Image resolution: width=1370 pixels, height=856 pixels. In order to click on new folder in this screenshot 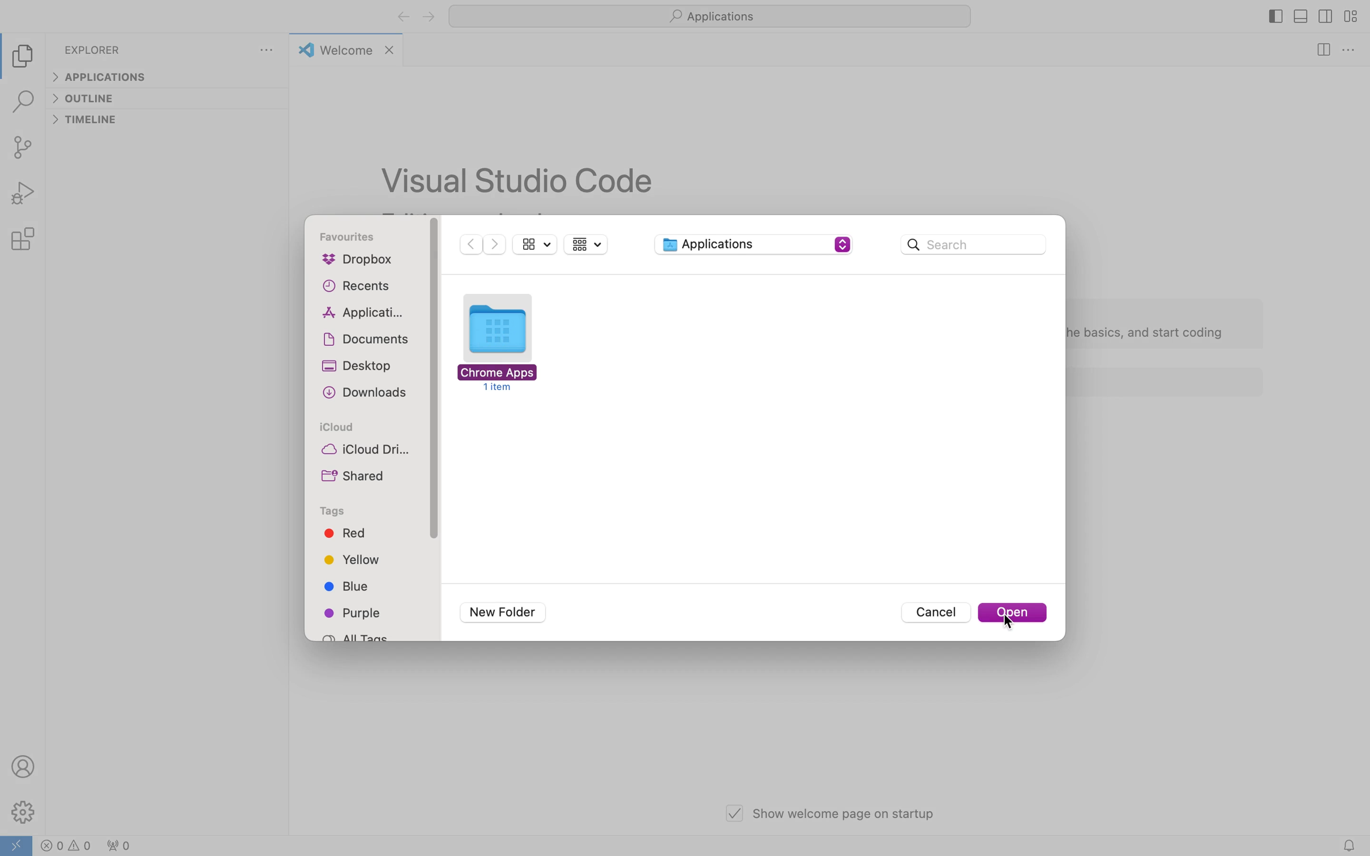, I will do `click(499, 612)`.